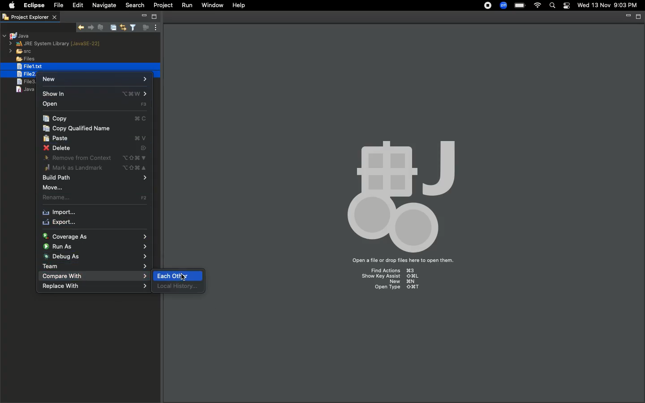 Image resolution: width=645 pixels, height=403 pixels. I want to click on Run, so click(186, 5).